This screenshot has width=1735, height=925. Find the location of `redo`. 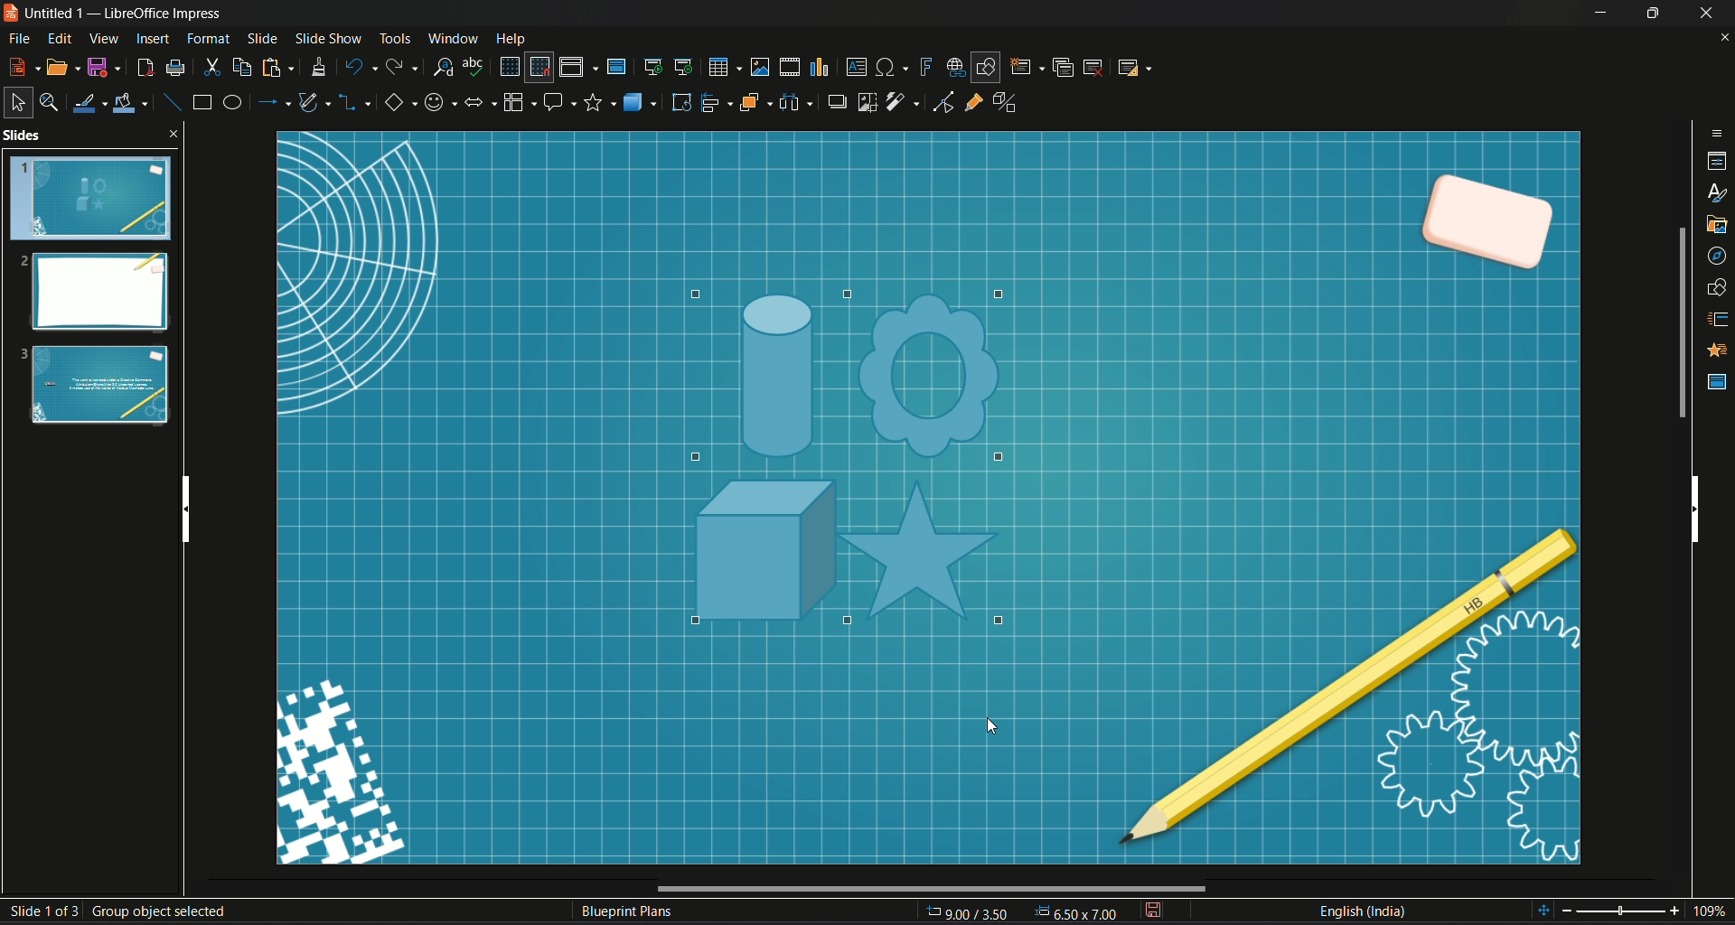

redo is located at coordinates (402, 65).